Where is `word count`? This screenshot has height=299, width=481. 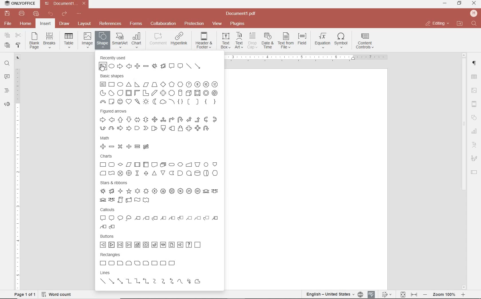
word count is located at coordinates (58, 294).